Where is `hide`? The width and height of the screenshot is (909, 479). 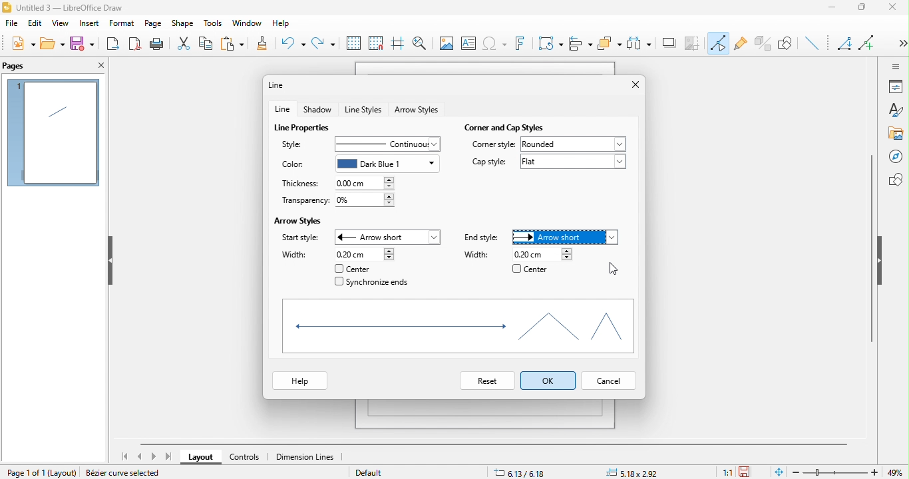
hide is located at coordinates (882, 261).